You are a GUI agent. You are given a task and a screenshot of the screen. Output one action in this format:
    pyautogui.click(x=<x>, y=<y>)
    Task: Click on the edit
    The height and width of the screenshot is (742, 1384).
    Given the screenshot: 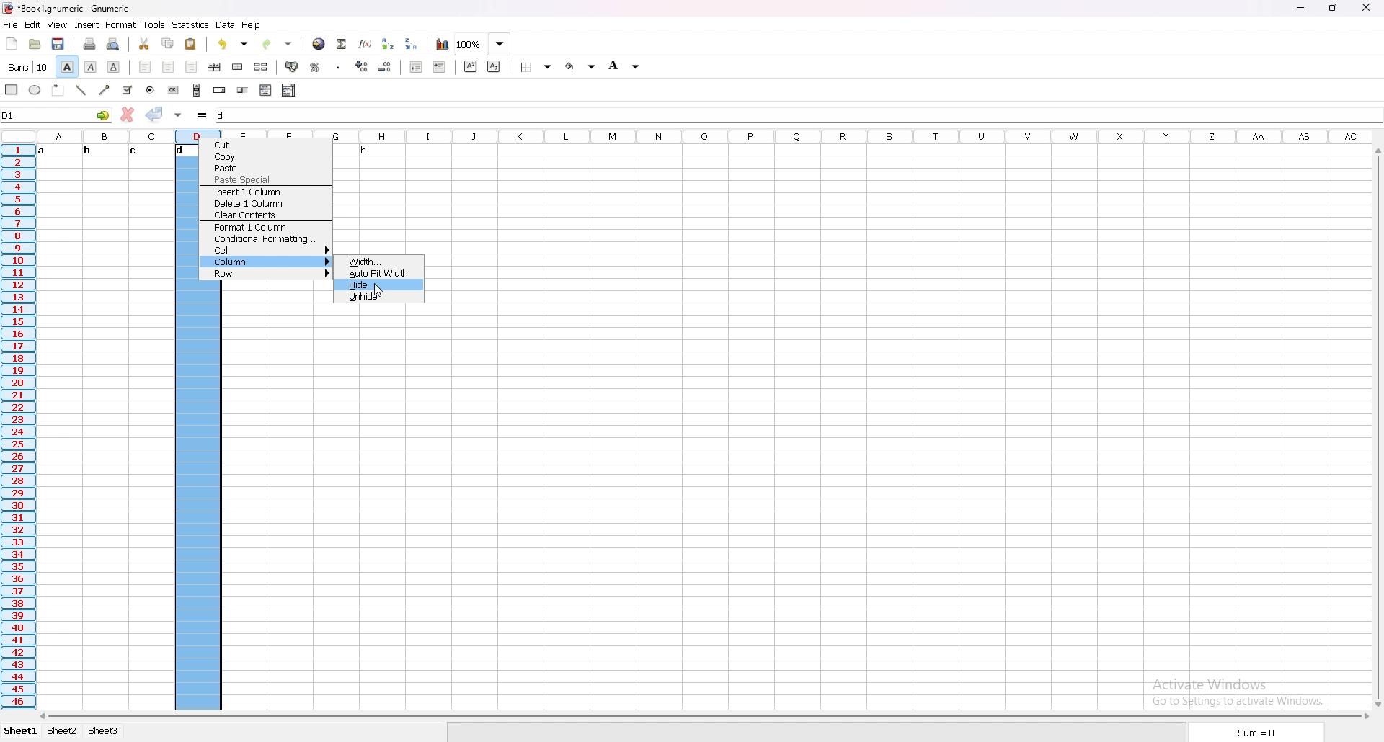 What is the action you would take?
    pyautogui.click(x=32, y=24)
    